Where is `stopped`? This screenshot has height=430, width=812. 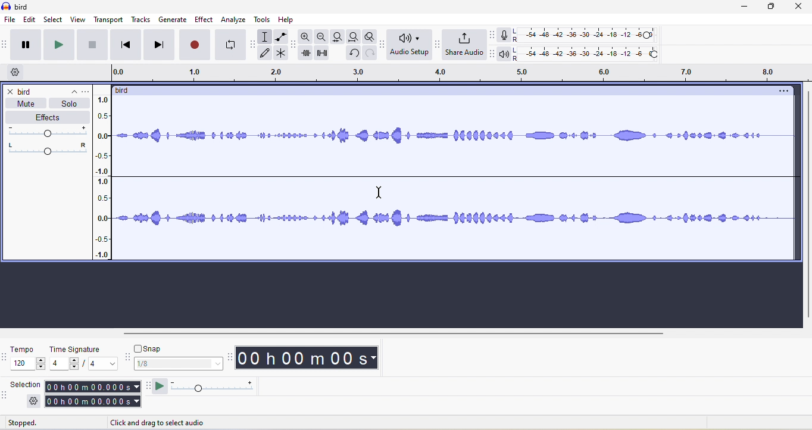
stopped is located at coordinates (35, 423).